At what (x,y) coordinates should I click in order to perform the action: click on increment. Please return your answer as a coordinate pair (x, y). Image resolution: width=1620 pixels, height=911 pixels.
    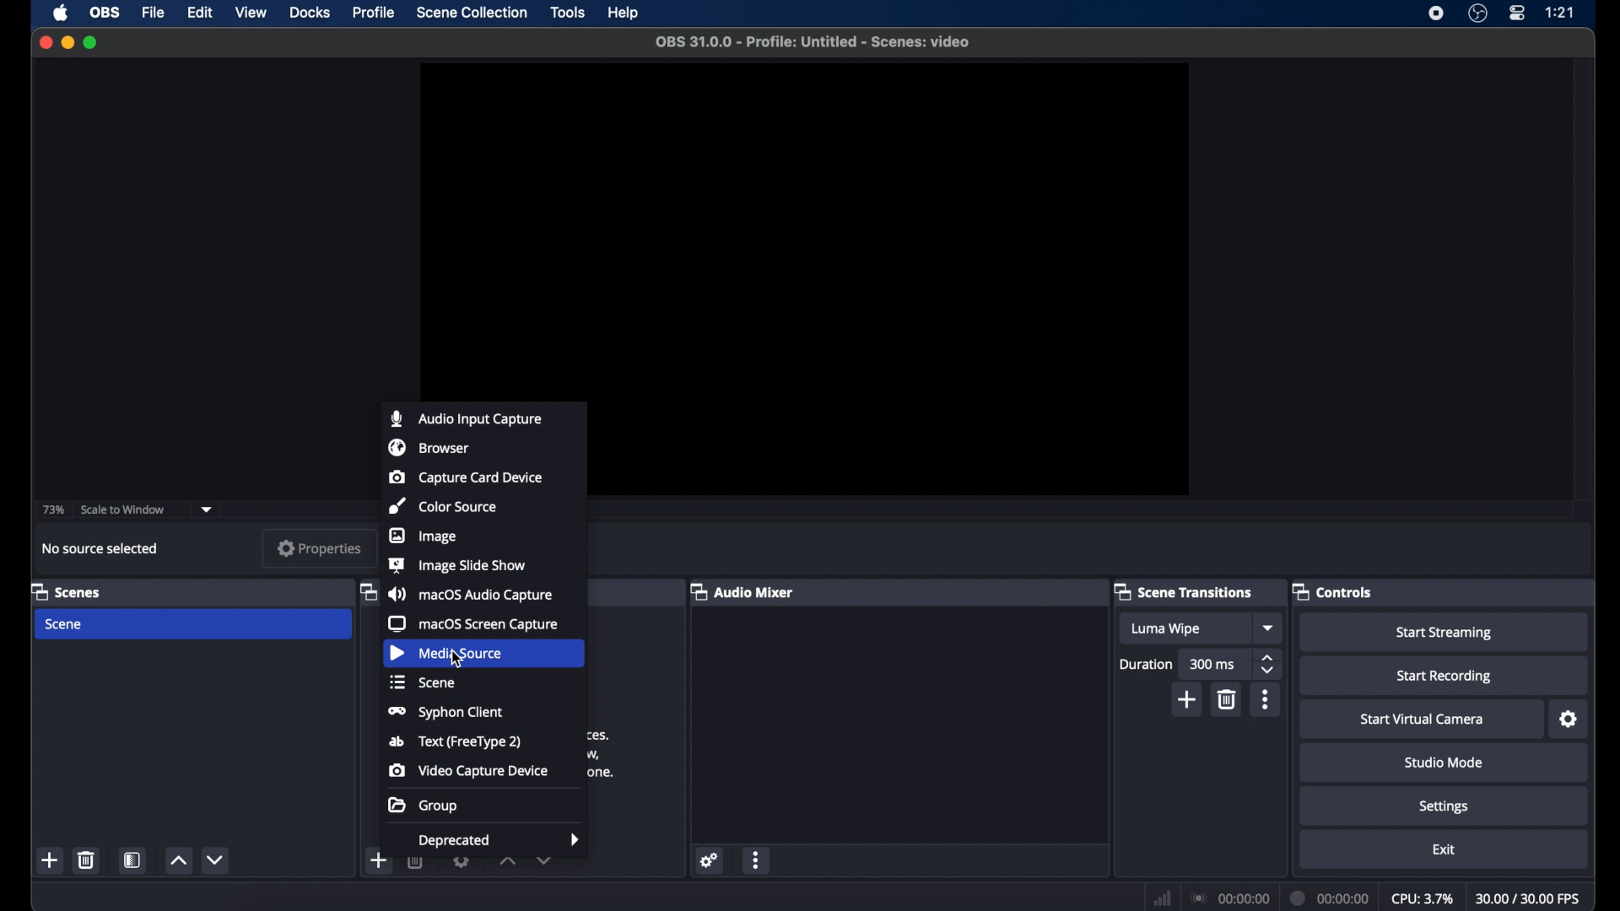
    Looking at the image, I should click on (506, 862).